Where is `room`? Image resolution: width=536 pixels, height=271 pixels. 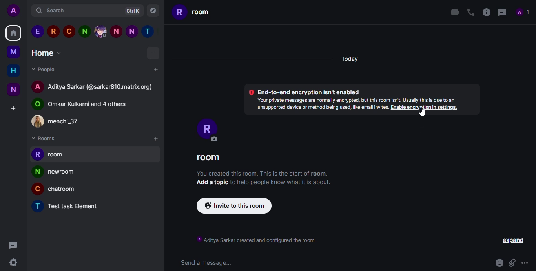 room is located at coordinates (77, 207).